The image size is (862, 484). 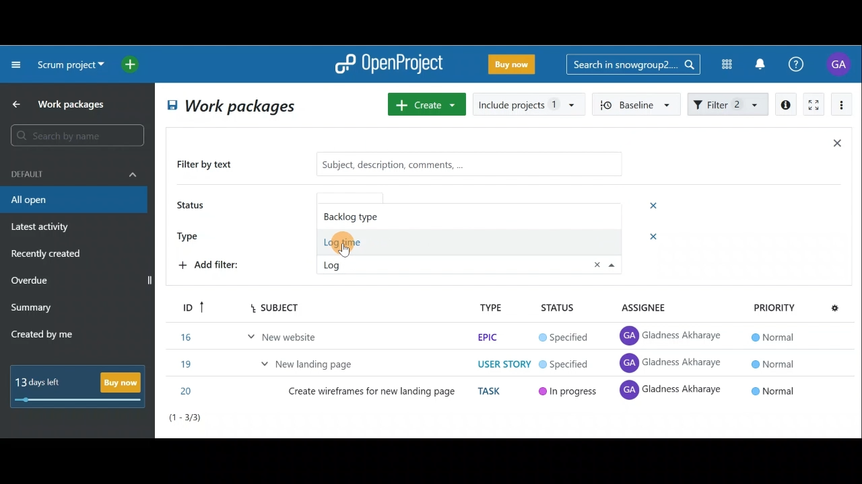 I want to click on priority, so click(x=774, y=307).